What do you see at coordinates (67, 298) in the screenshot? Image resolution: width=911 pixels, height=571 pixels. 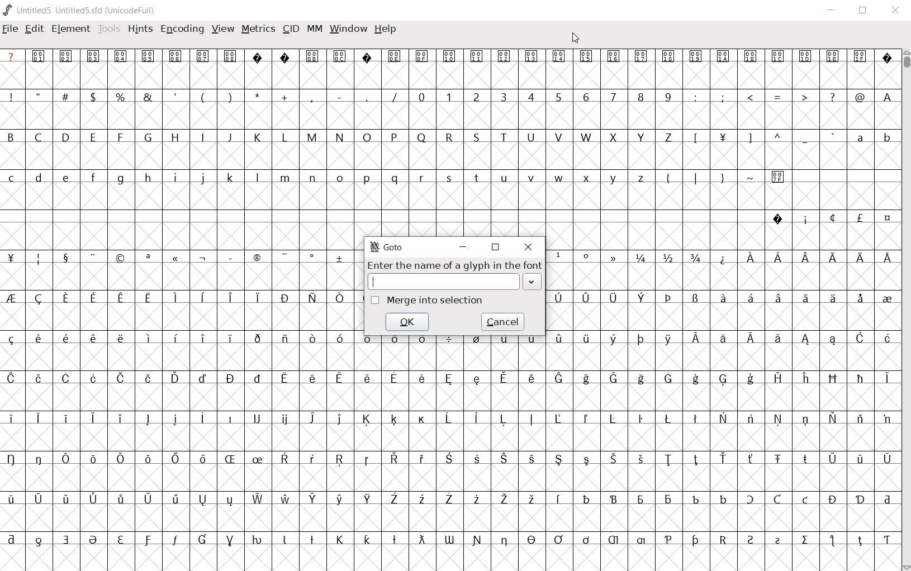 I see `Symbol` at bounding box center [67, 298].